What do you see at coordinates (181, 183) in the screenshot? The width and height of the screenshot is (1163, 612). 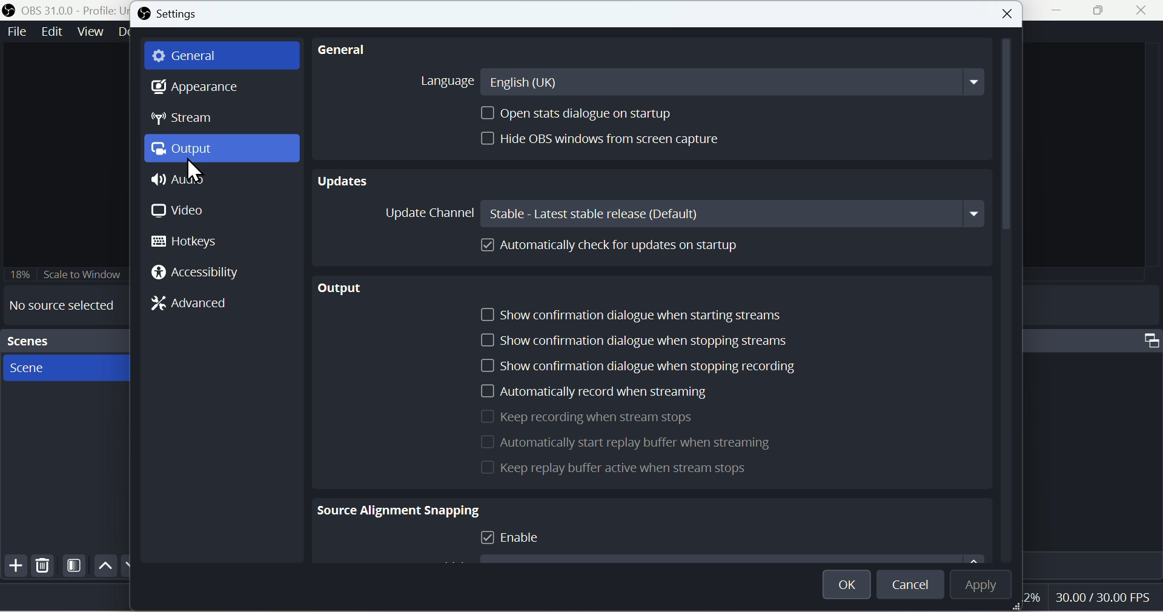 I see `Audio` at bounding box center [181, 183].